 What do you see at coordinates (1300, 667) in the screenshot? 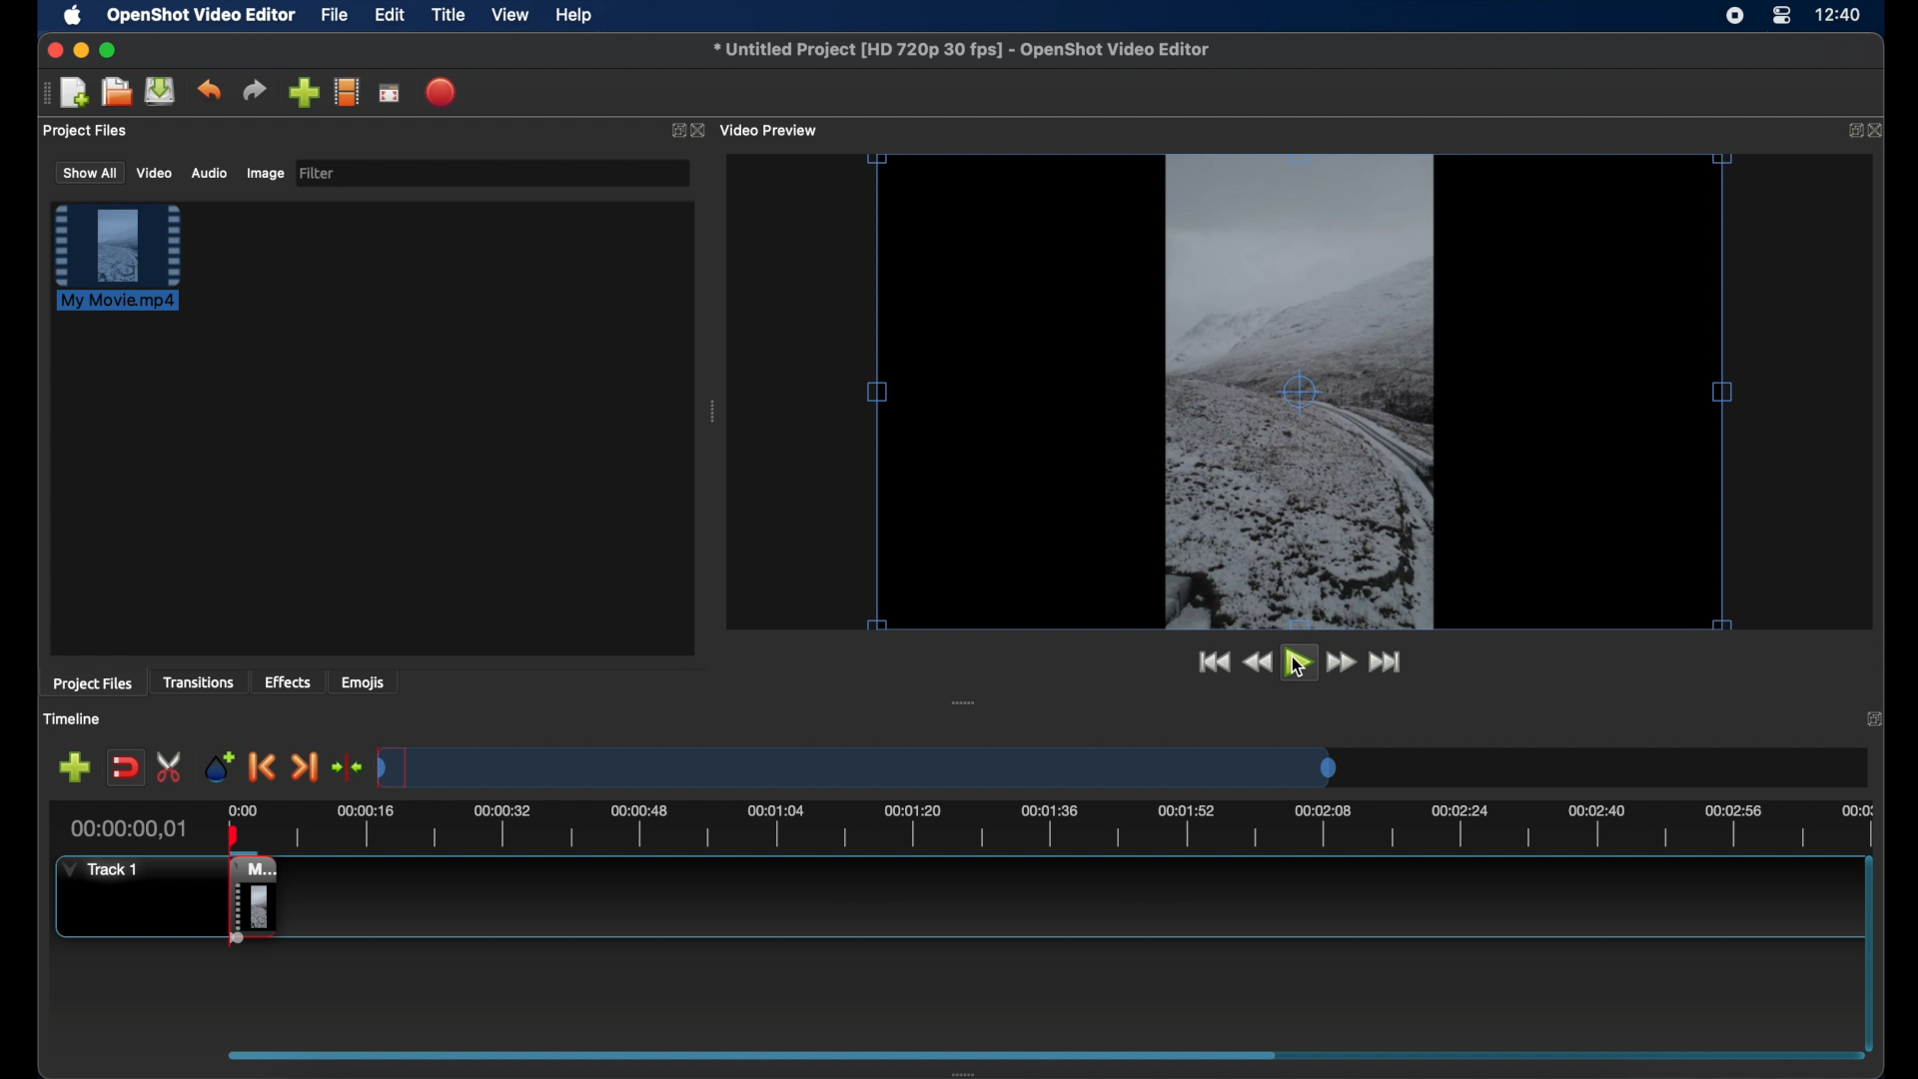
I see `play button` at bounding box center [1300, 667].